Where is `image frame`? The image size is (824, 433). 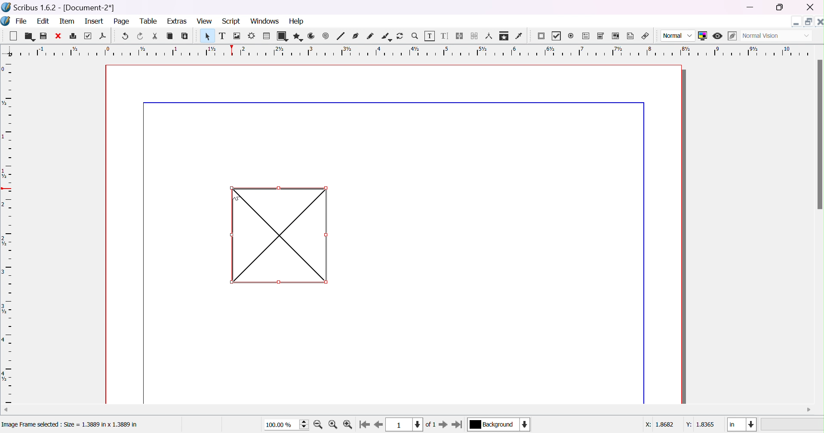
image frame is located at coordinates (237, 36).